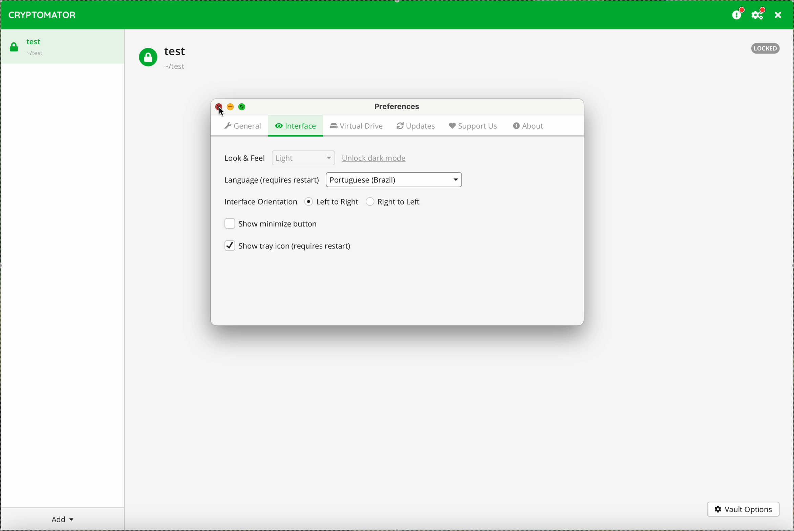 The image size is (794, 531). What do you see at coordinates (777, 16) in the screenshot?
I see `close program` at bounding box center [777, 16].